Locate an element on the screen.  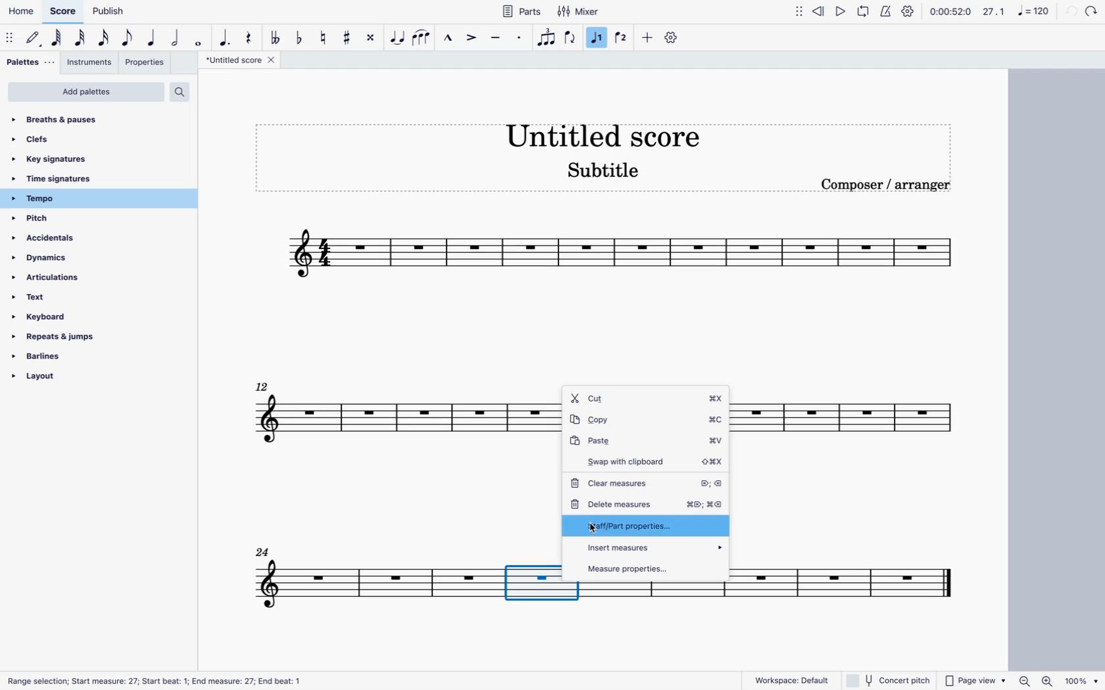
selected voice  is located at coordinates (597, 37).